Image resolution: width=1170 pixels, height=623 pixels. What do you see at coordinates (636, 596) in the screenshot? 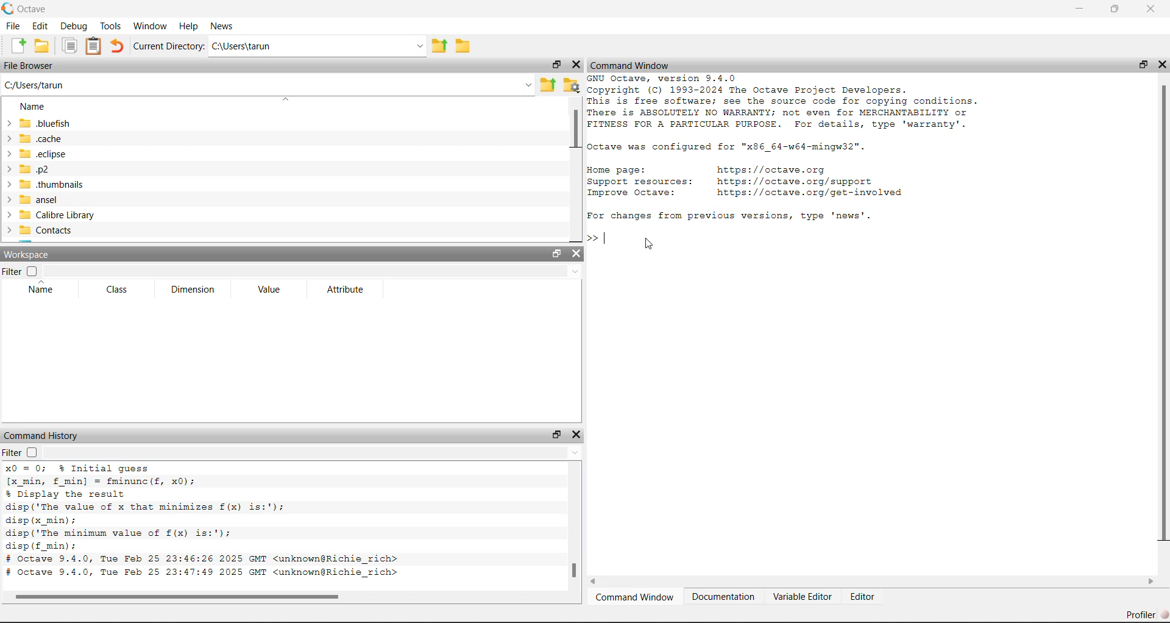
I see `Camera Window` at bounding box center [636, 596].